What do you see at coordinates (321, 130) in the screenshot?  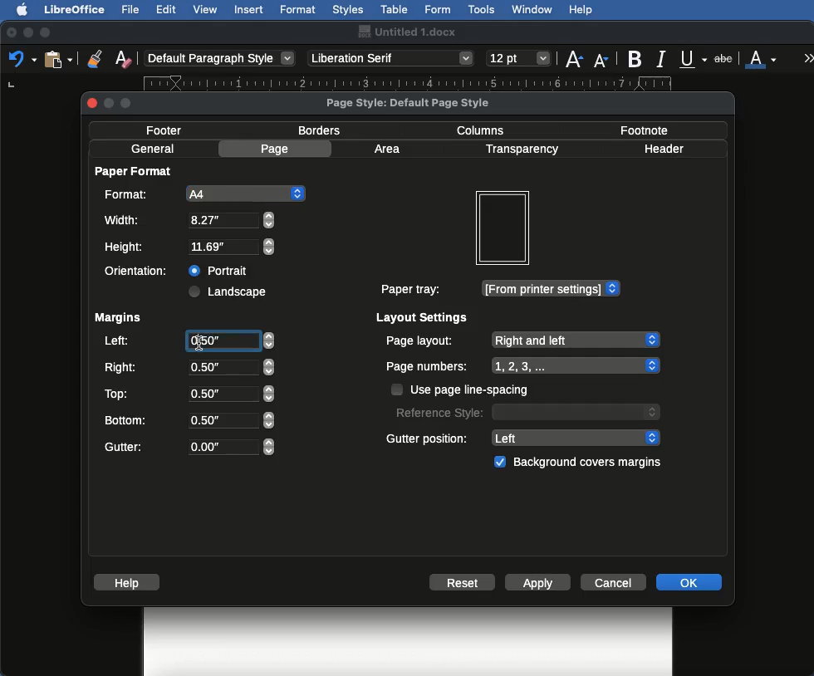 I see `Borders` at bounding box center [321, 130].